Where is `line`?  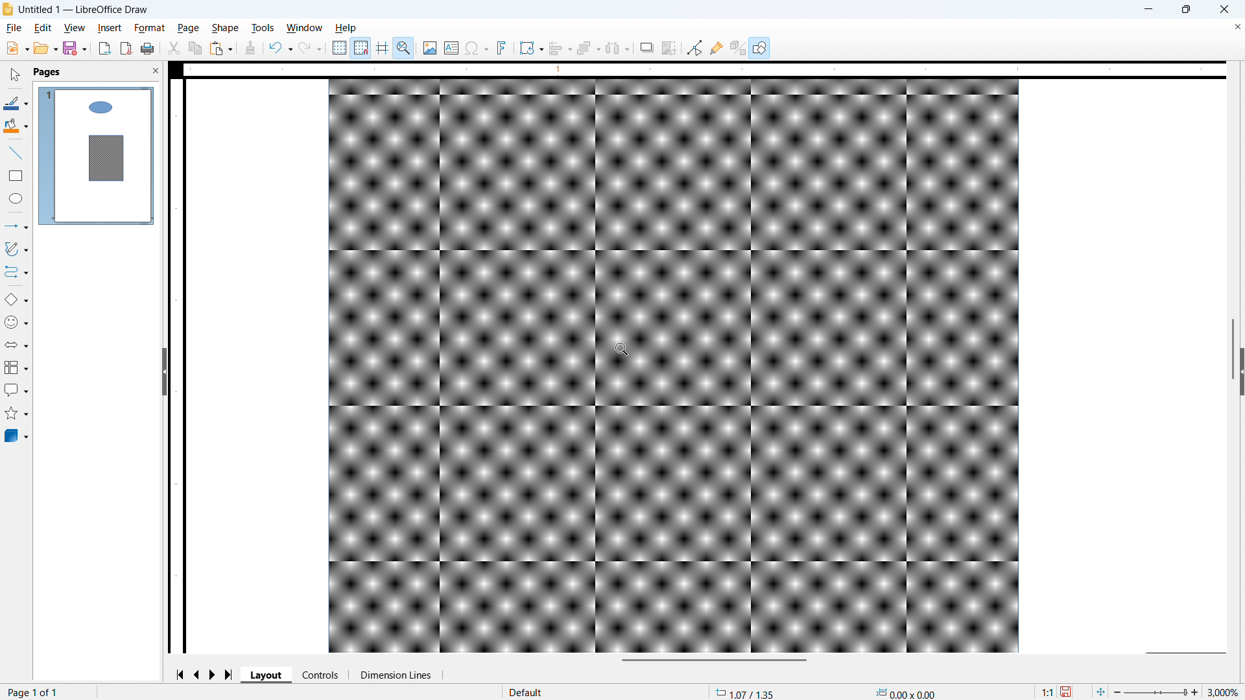 line is located at coordinates (15, 153).